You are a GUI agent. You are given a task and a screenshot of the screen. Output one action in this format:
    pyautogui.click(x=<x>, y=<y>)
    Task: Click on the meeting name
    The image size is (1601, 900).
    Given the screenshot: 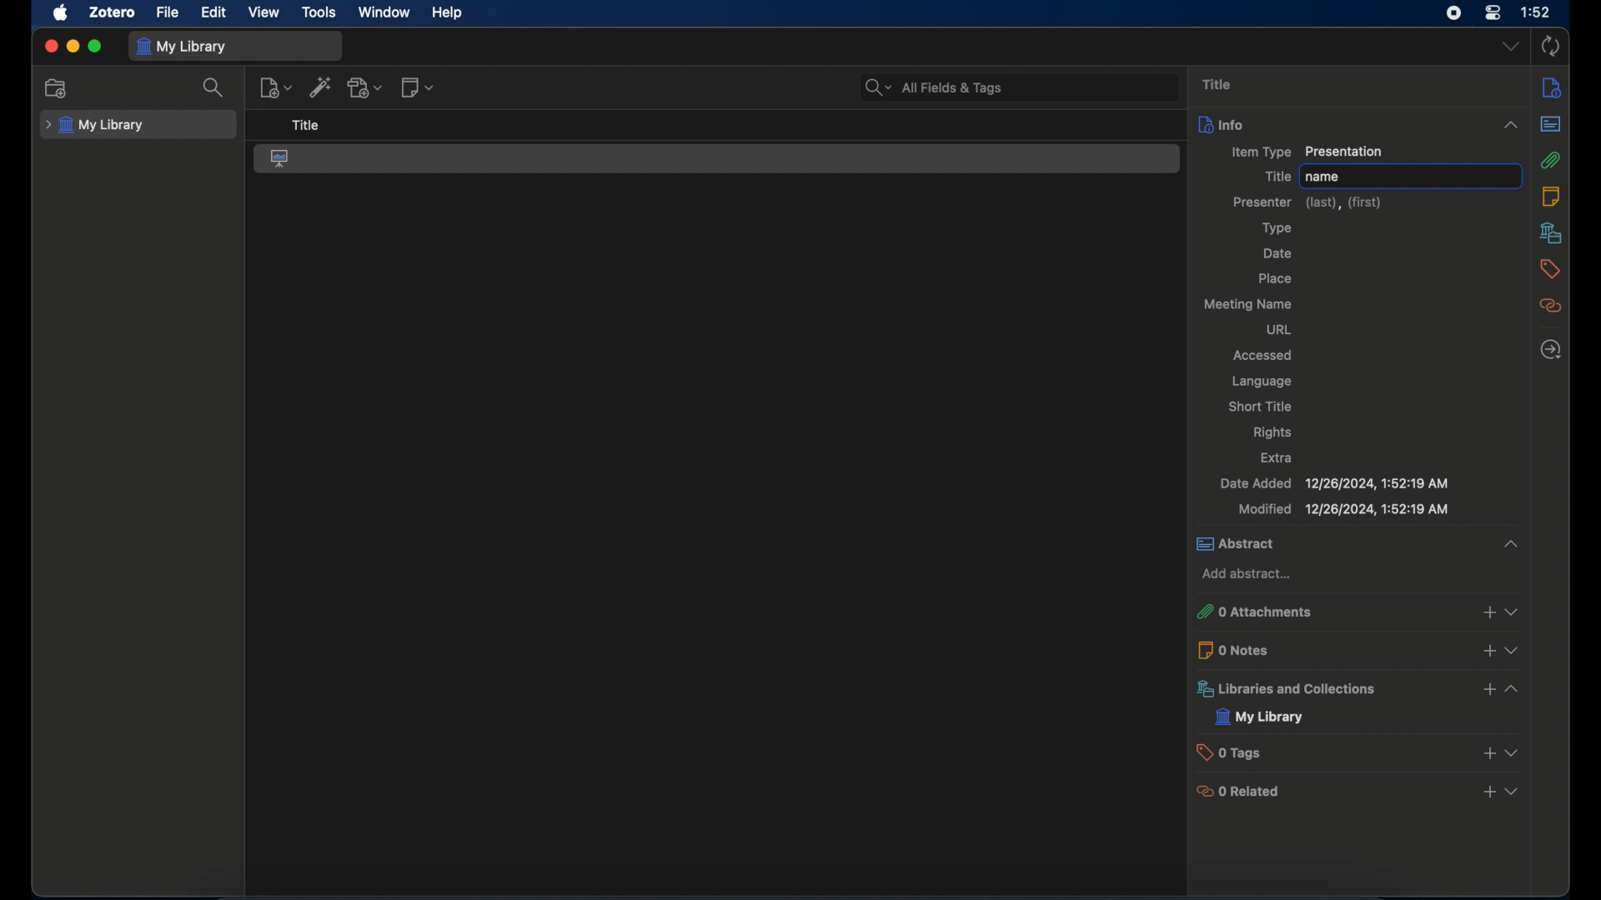 What is the action you would take?
    pyautogui.click(x=1250, y=304)
    